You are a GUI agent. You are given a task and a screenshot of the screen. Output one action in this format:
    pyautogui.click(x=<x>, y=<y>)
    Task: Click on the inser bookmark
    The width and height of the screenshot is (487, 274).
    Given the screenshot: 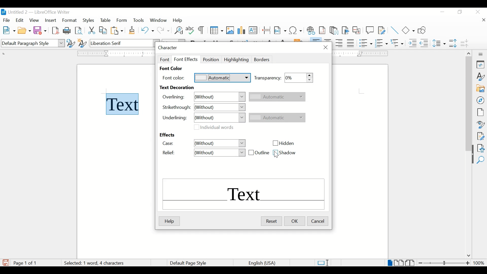 What is the action you would take?
    pyautogui.click(x=345, y=30)
    